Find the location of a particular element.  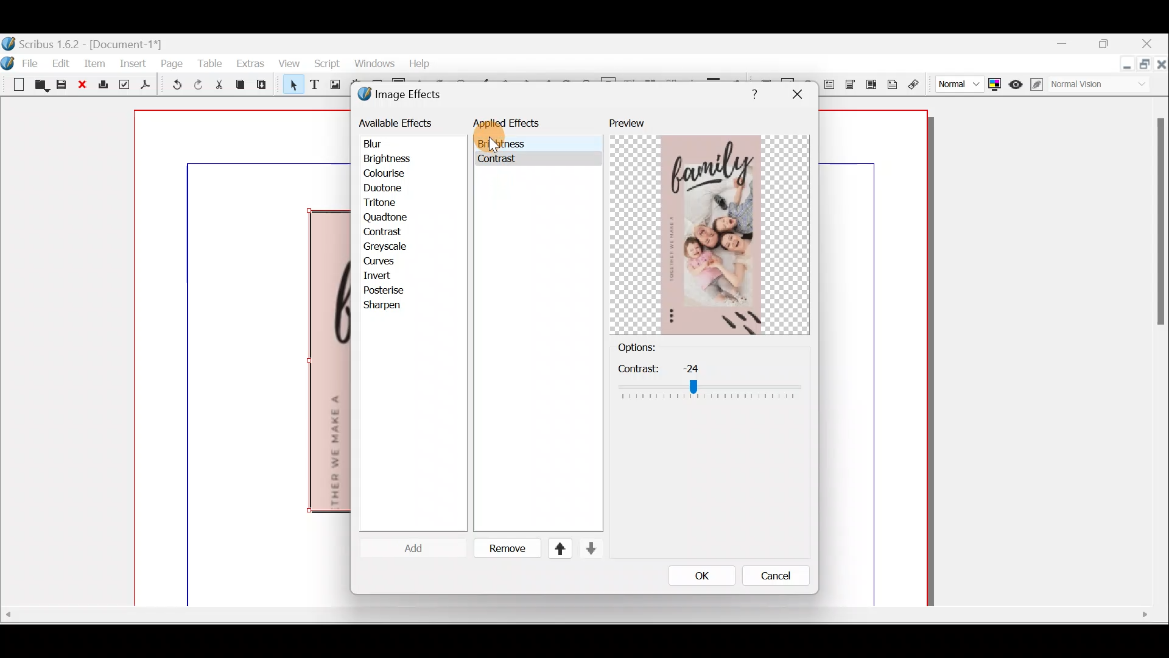

Table is located at coordinates (210, 63).